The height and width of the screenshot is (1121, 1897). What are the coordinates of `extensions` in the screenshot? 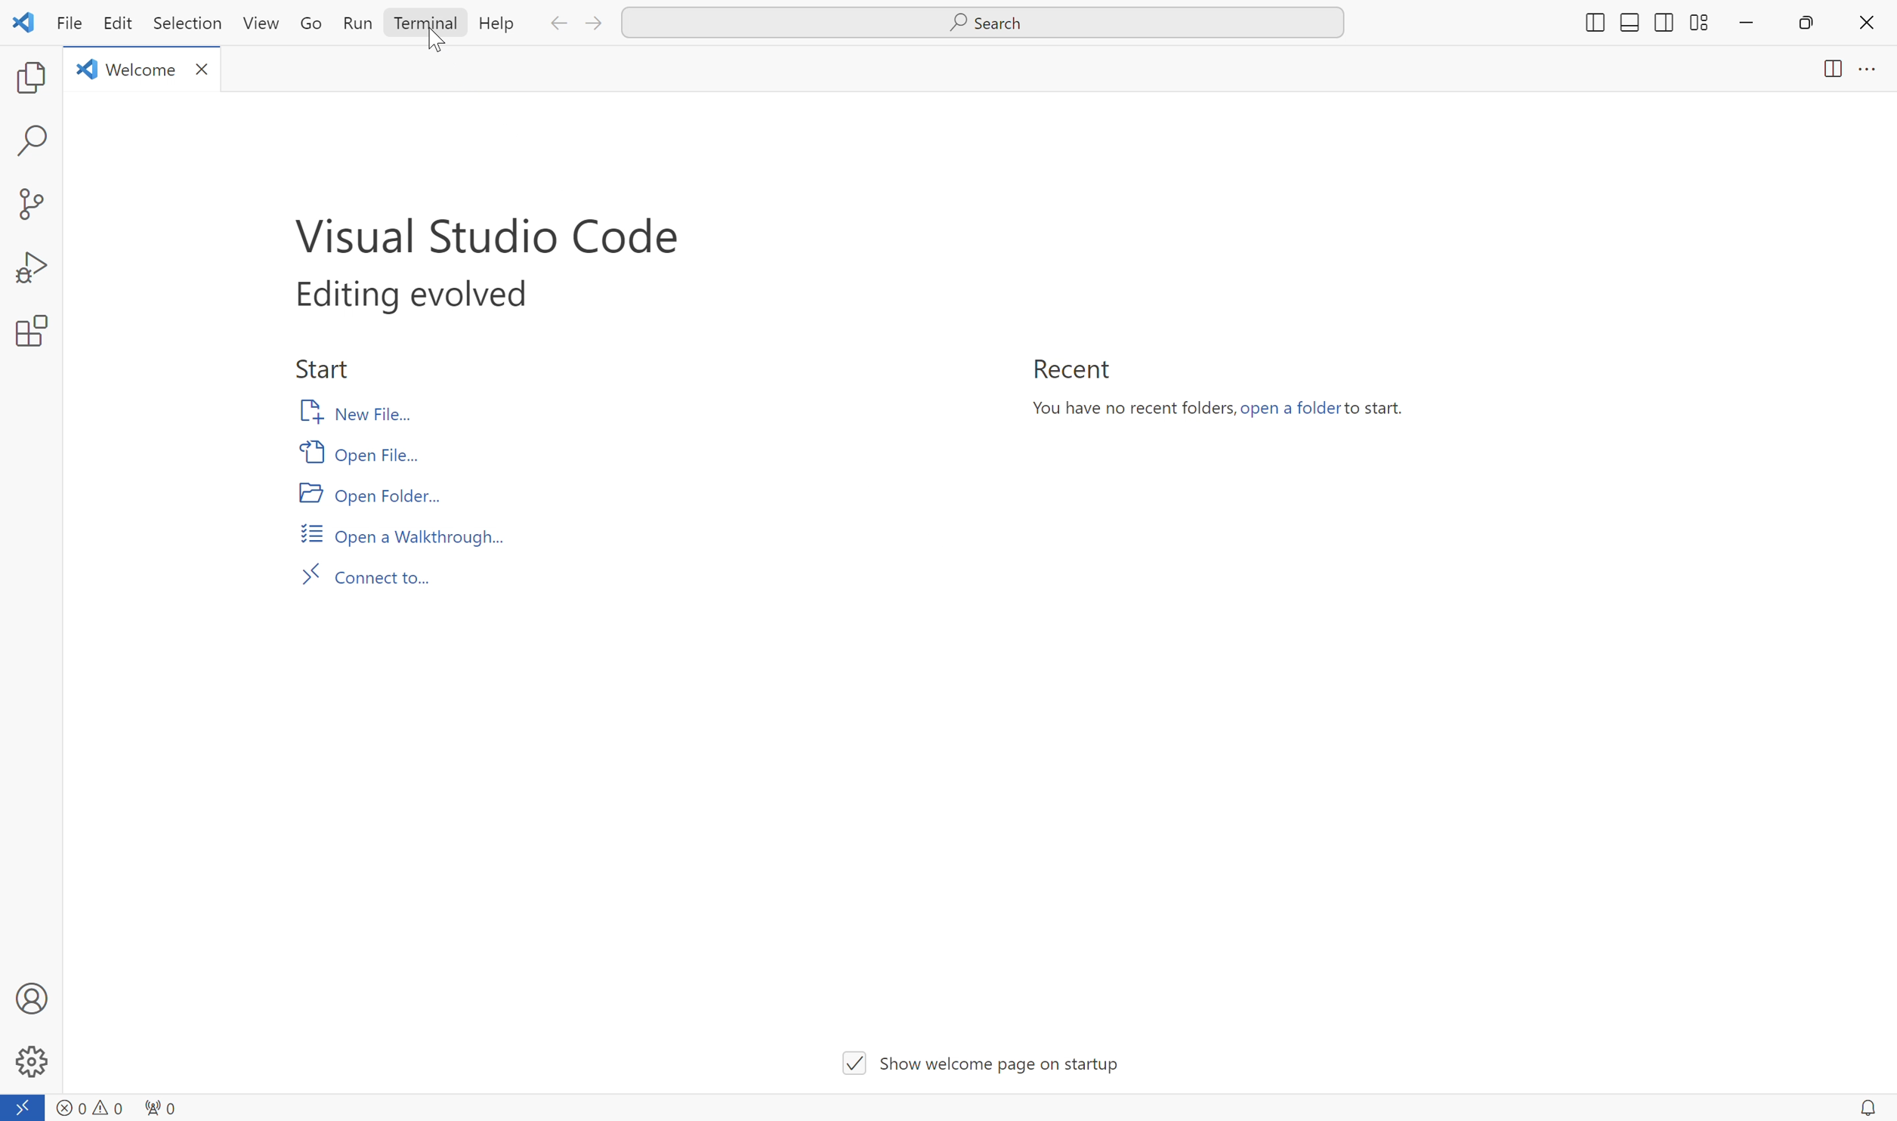 It's located at (29, 332).